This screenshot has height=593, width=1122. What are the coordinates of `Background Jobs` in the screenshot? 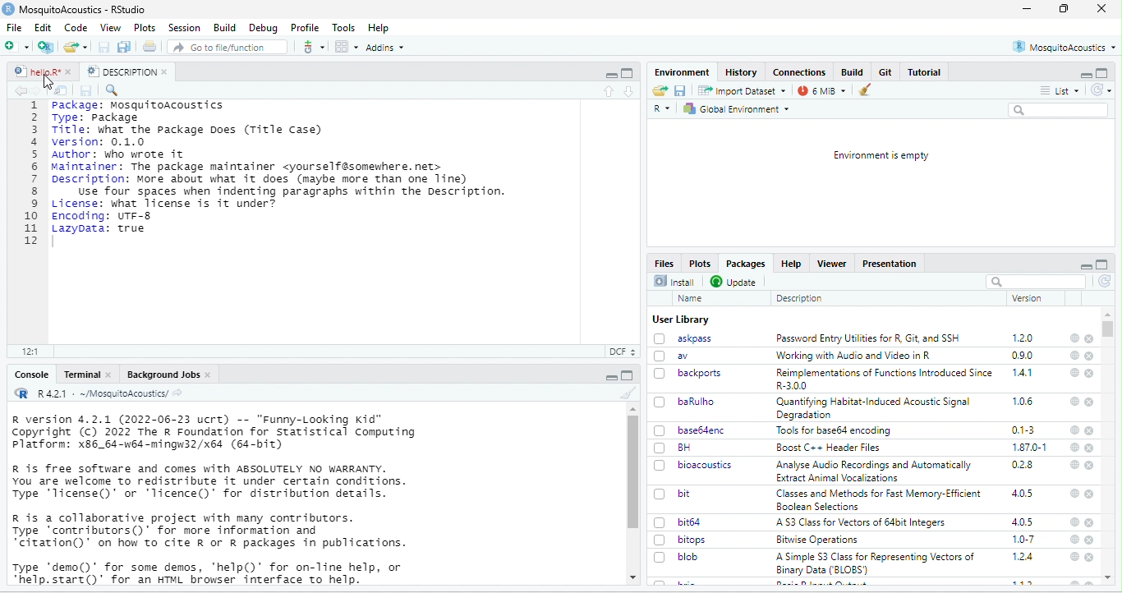 It's located at (168, 374).